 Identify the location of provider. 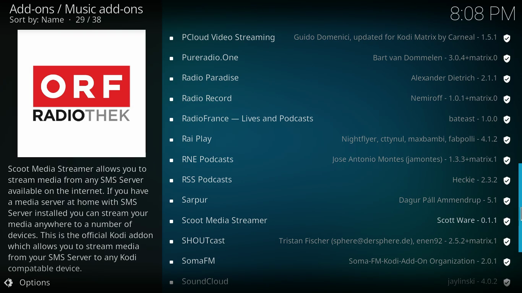
(427, 260).